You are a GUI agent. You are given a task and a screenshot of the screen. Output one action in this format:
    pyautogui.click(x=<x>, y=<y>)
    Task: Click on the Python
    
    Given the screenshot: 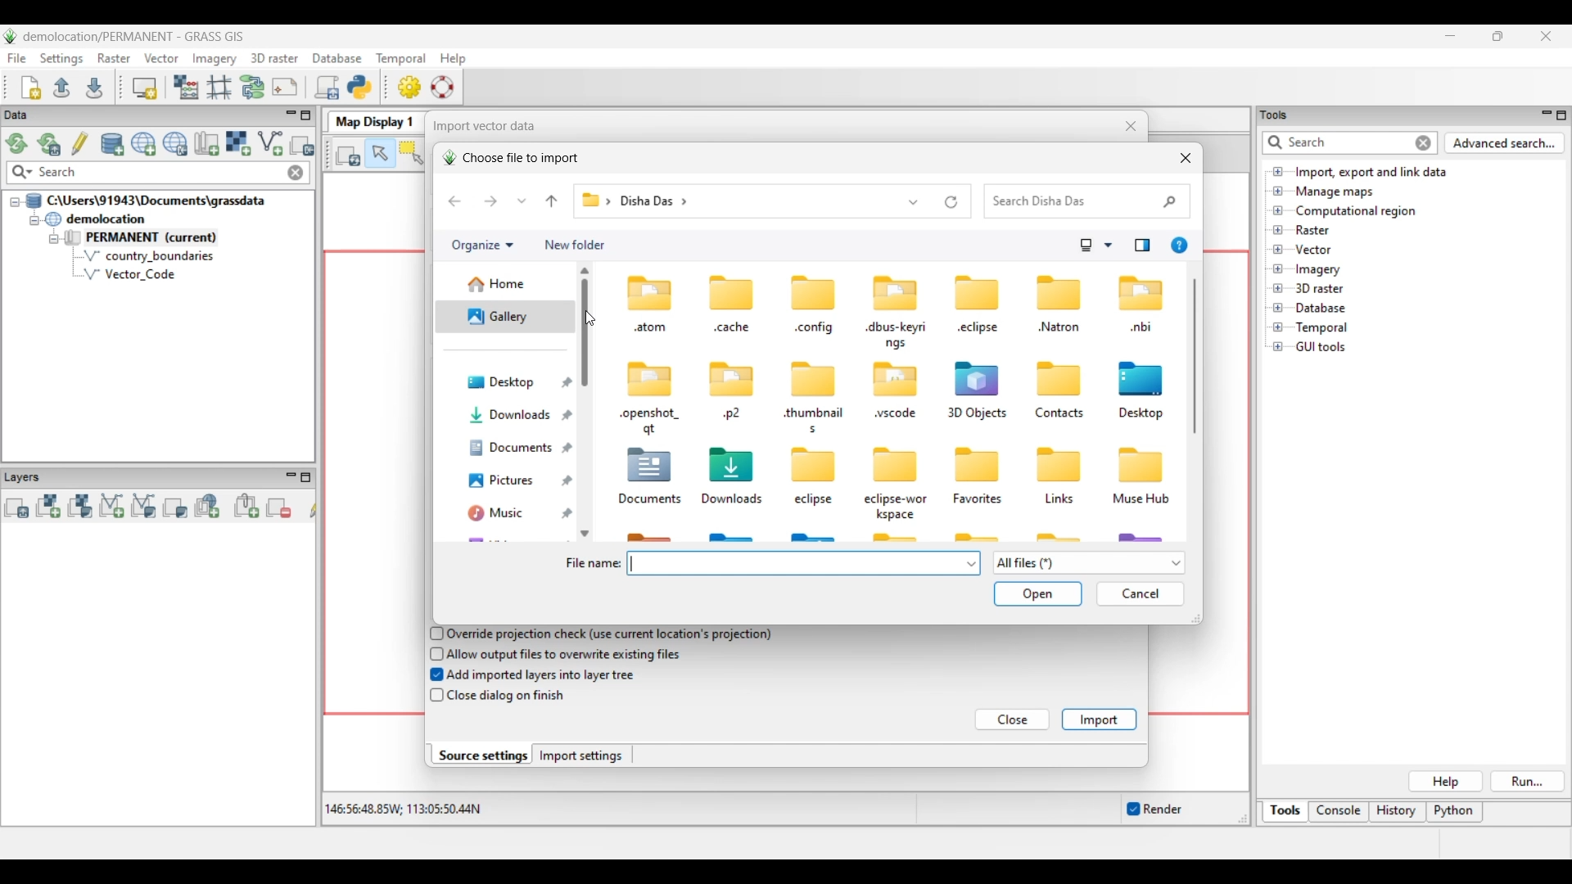 What is the action you would take?
    pyautogui.click(x=1456, y=813)
    